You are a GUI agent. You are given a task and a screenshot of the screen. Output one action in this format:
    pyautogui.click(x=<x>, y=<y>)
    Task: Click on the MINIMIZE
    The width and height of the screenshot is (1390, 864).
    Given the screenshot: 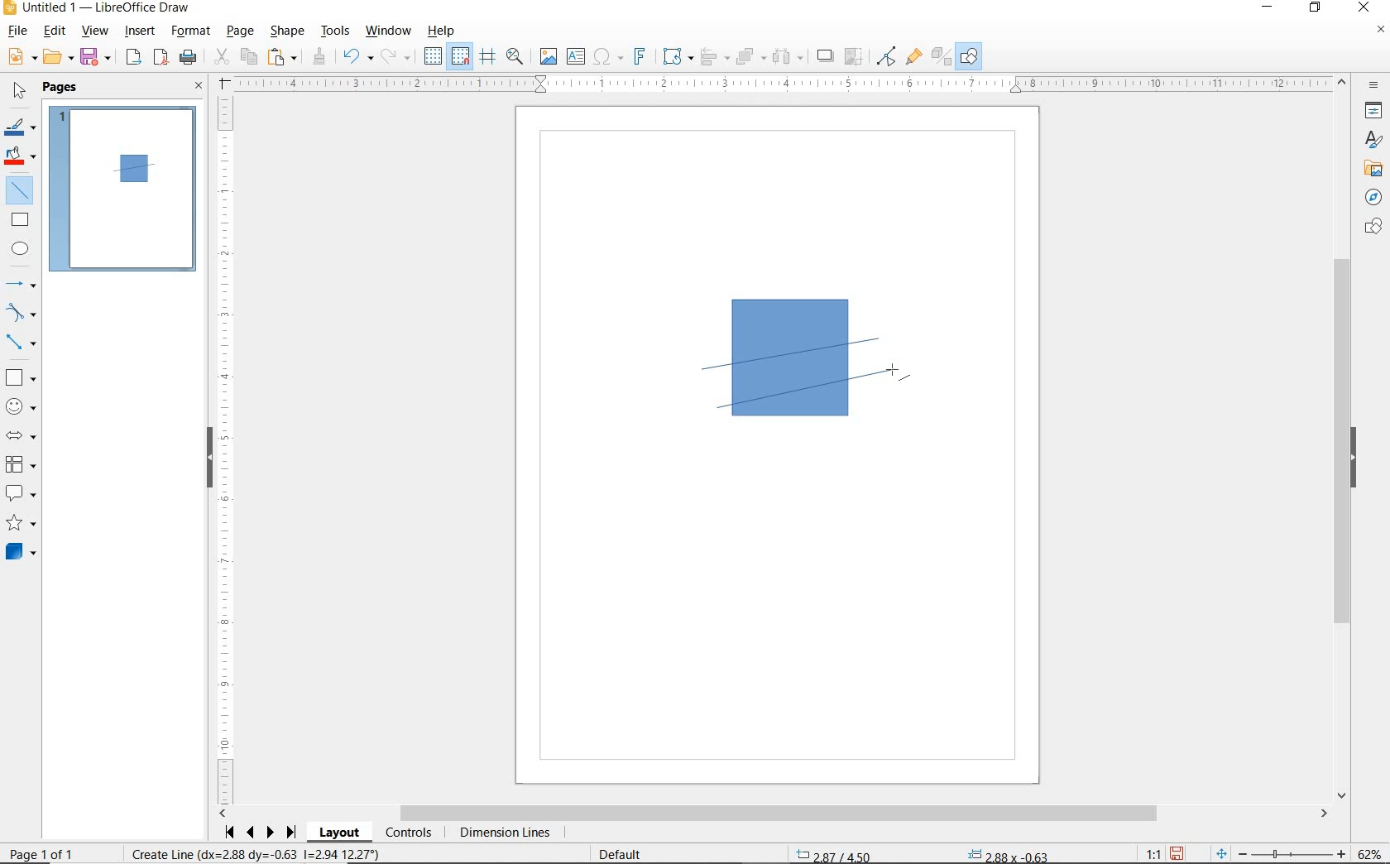 What is the action you would take?
    pyautogui.click(x=1272, y=8)
    